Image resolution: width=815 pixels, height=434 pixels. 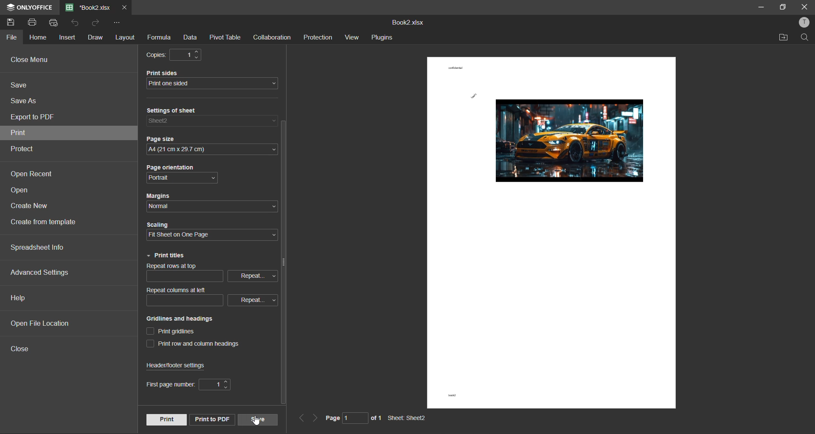 What do you see at coordinates (300, 417) in the screenshot?
I see `previous` at bounding box center [300, 417].